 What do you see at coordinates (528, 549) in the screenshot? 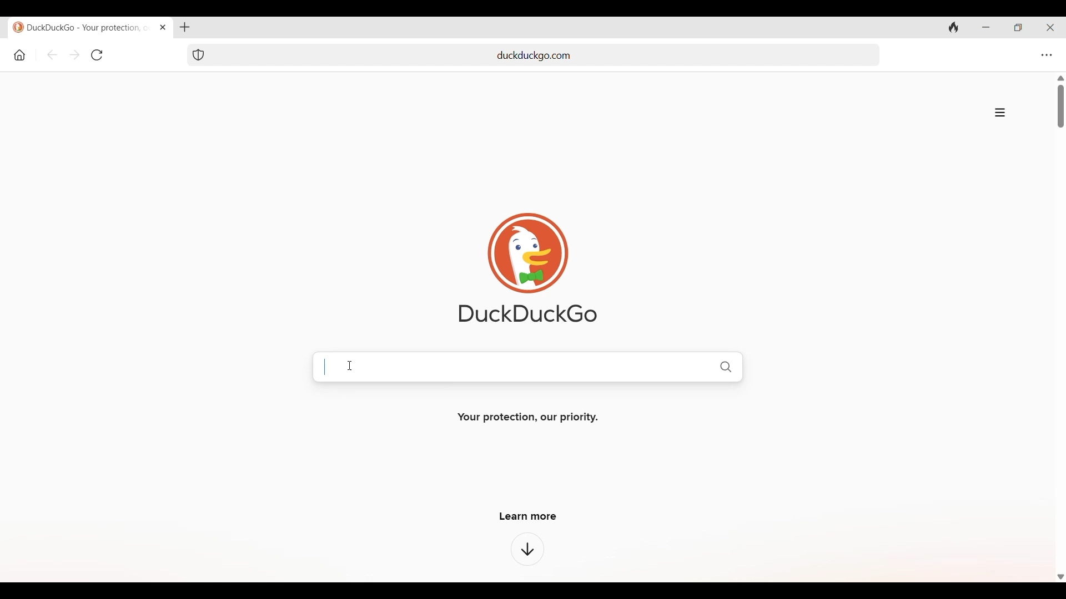
I see `Learn more about the browser` at bounding box center [528, 549].